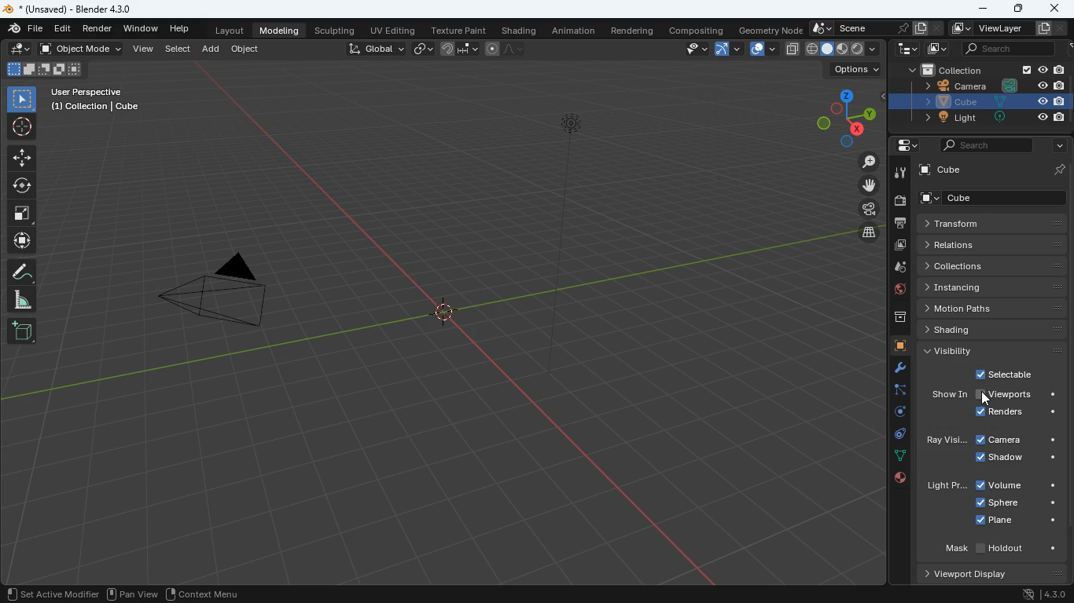 The width and height of the screenshot is (1074, 603). What do you see at coordinates (20, 240) in the screenshot?
I see `move` at bounding box center [20, 240].